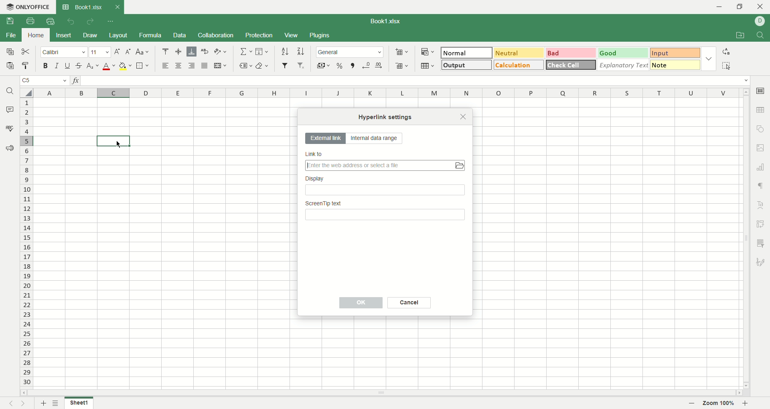  Describe the element at coordinates (27, 7) in the screenshot. I see `ONLYOFFICE` at that location.